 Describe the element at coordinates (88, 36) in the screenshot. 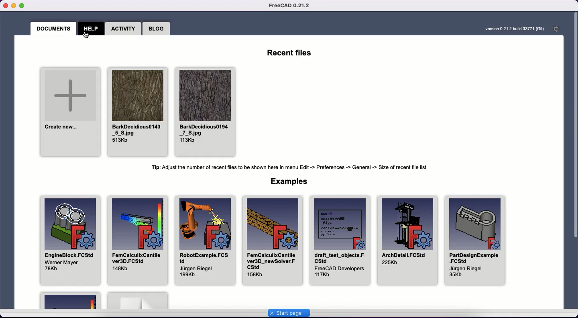

I see `cursor` at that location.